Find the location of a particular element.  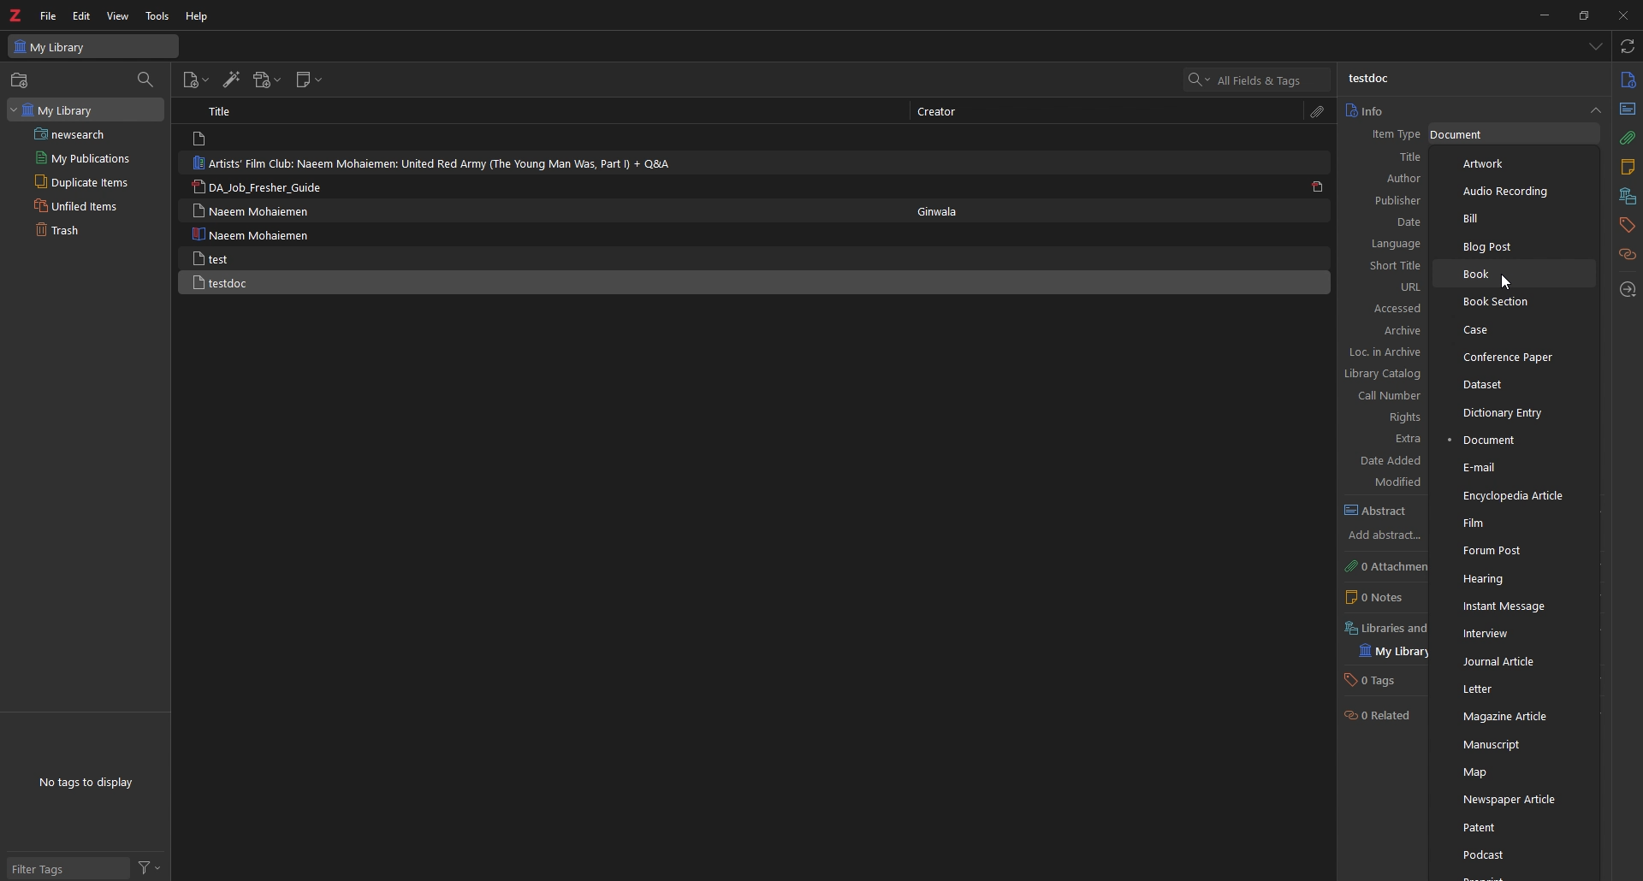

blog post is located at coordinates (1515, 247).